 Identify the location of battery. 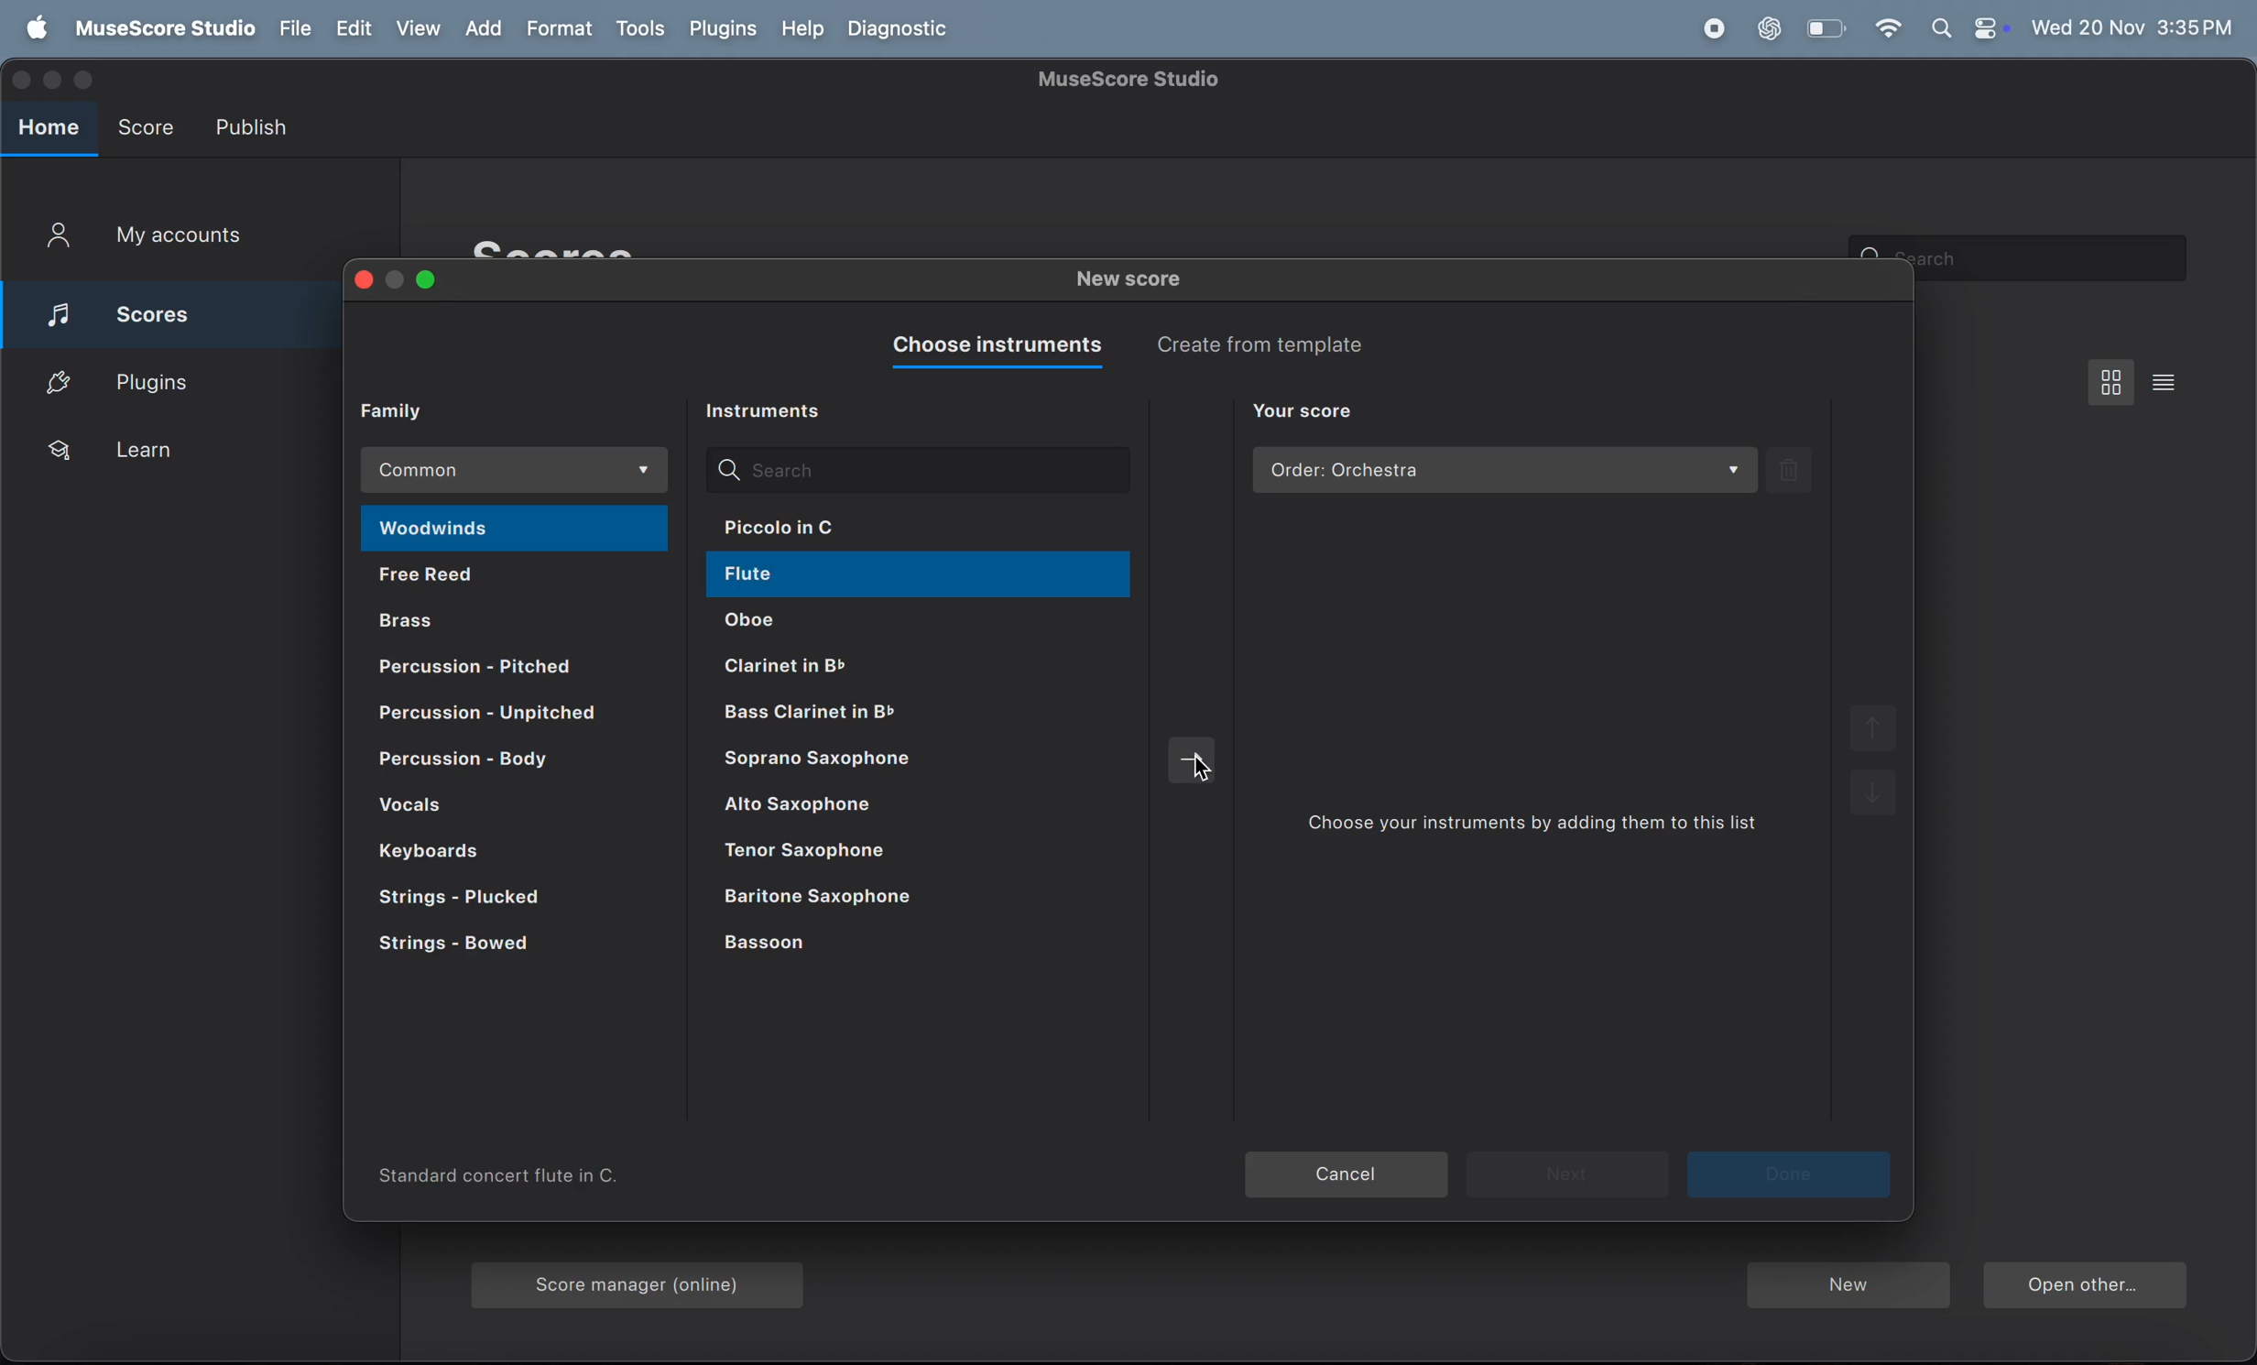
(1823, 29).